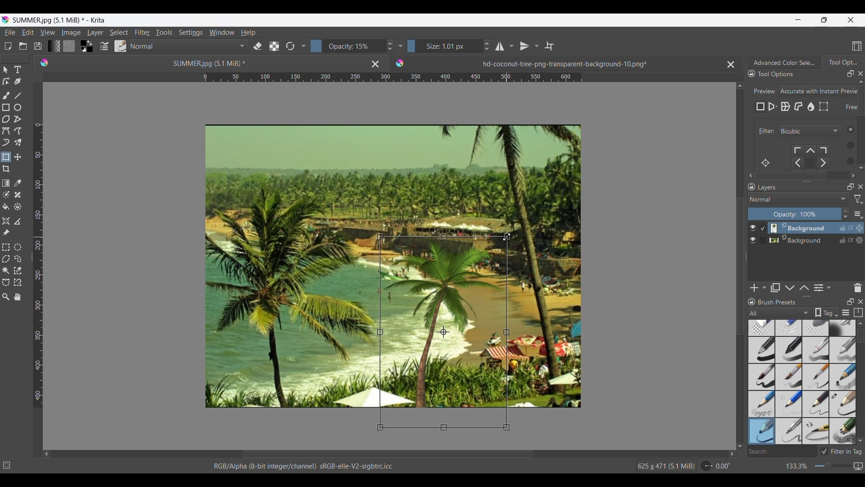 The width and height of the screenshot is (865, 487). What do you see at coordinates (18, 247) in the screenshot?
I see `Elliptical selection tool` at bounding box center [18, 247].